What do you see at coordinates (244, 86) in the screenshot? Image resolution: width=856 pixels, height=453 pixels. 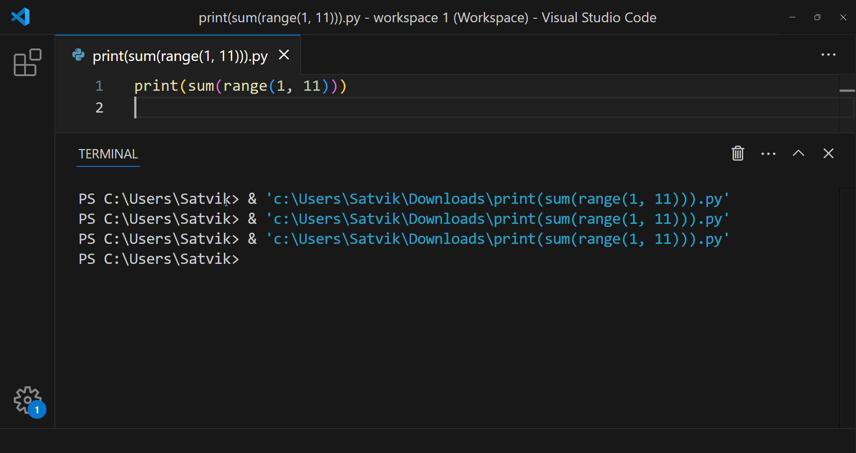 I see `code` at bounding box center [244, 86].